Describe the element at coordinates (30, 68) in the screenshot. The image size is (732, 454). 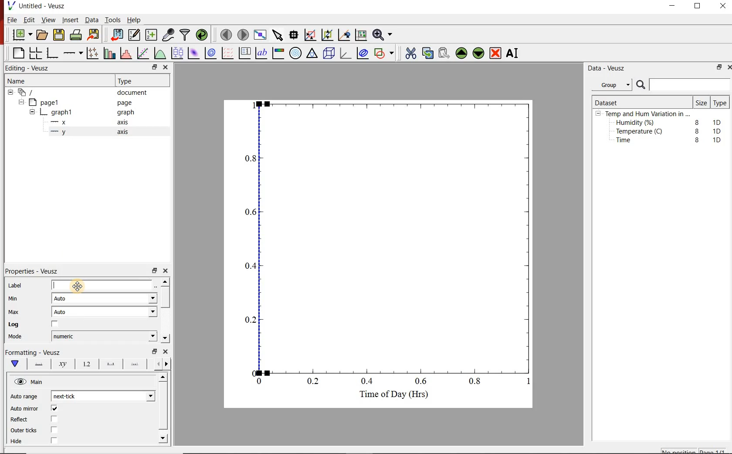
I see `Editing - Veusz` at that location.